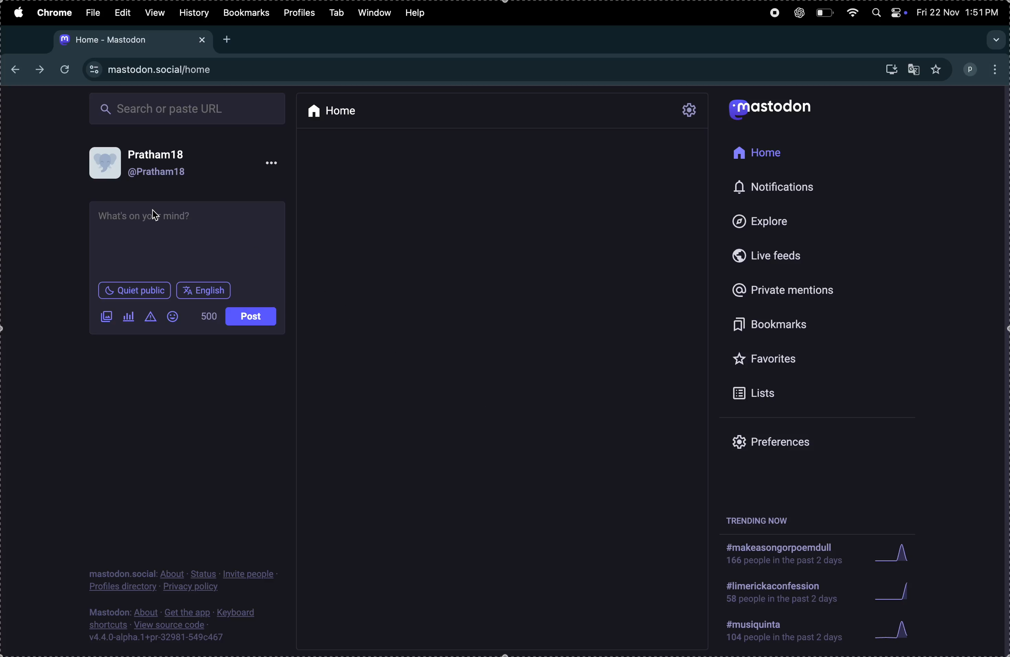  What do you see at coordinates (185, 107) in the screenshot?
I see `search box` at bounding box center [185, 107].